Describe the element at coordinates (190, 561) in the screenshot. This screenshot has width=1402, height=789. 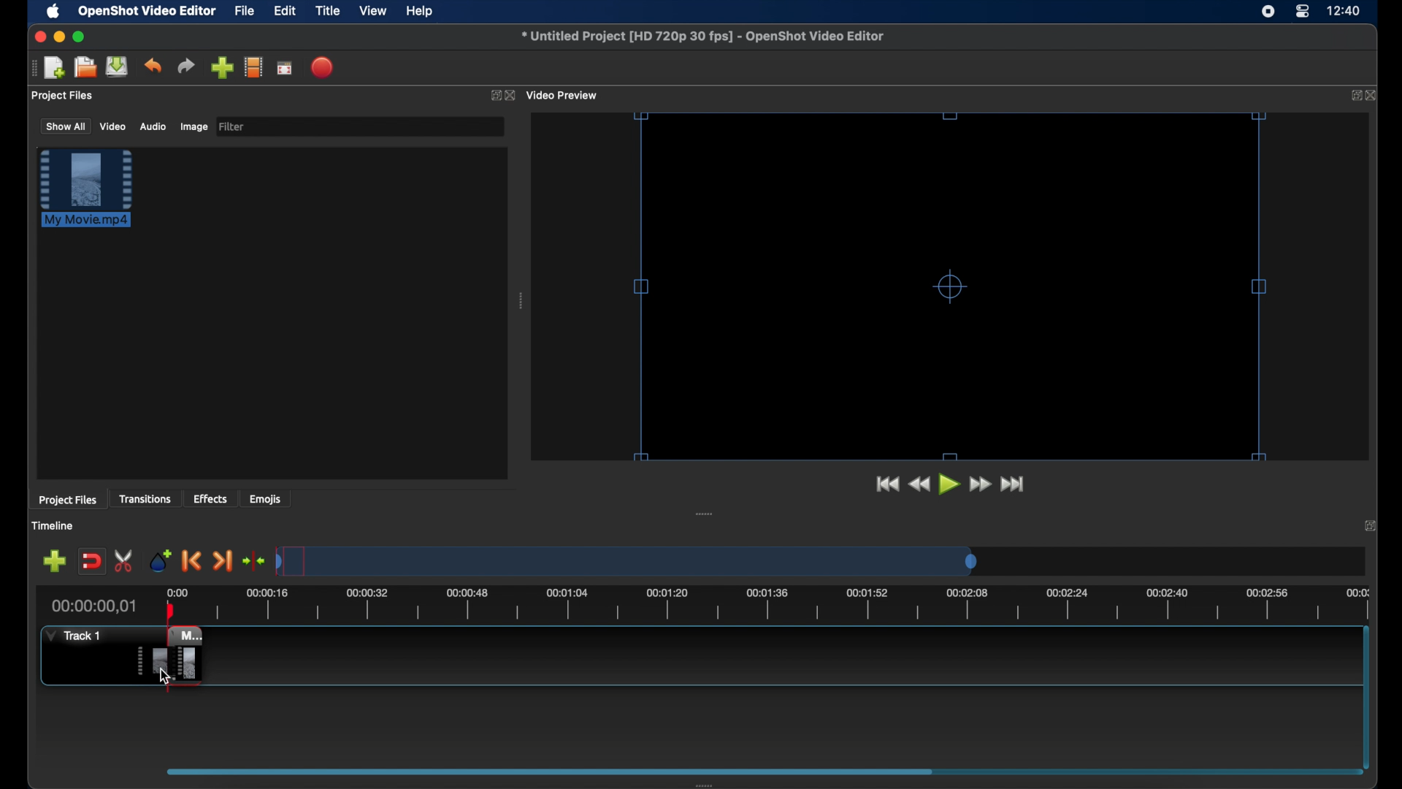
I see `previous marker` at that location.